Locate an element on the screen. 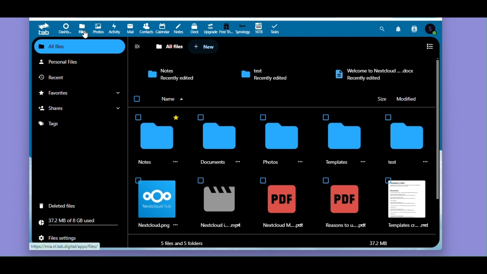 The width and height of the screenshot is (487, 274). Notifications is located at coordinates (397, 30).